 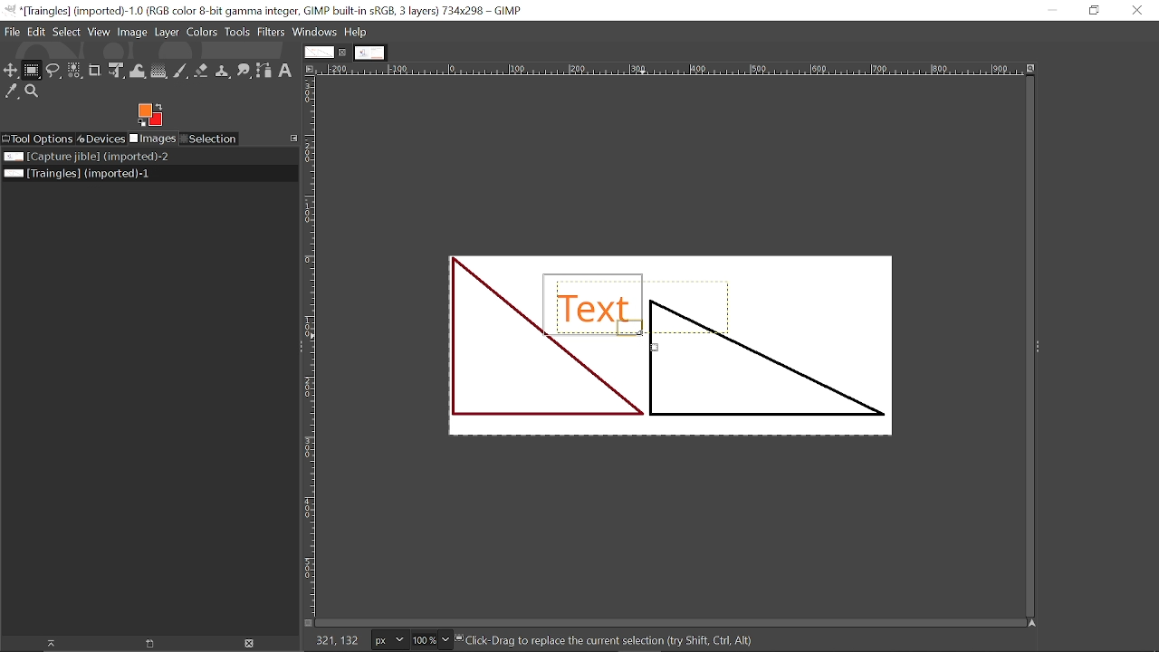 I want to click on Close, so click(x=1135, y=13).